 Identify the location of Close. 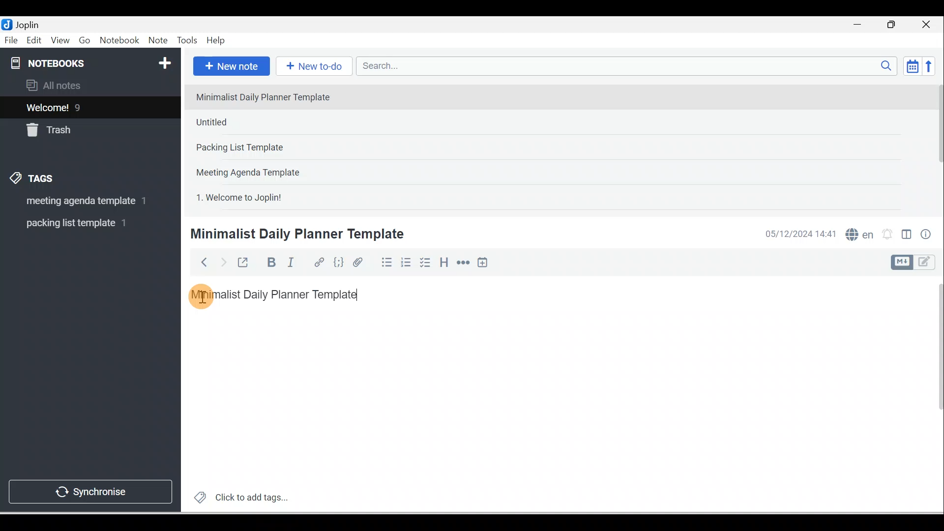
(929, 25).